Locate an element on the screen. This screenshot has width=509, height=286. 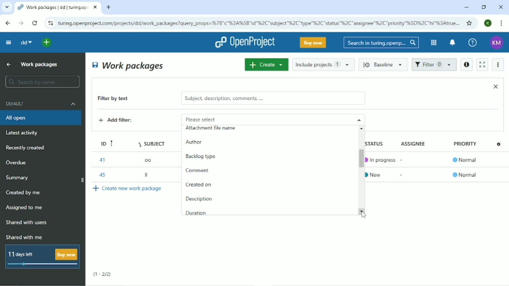
Restore down is located at coordinates (483, 7).